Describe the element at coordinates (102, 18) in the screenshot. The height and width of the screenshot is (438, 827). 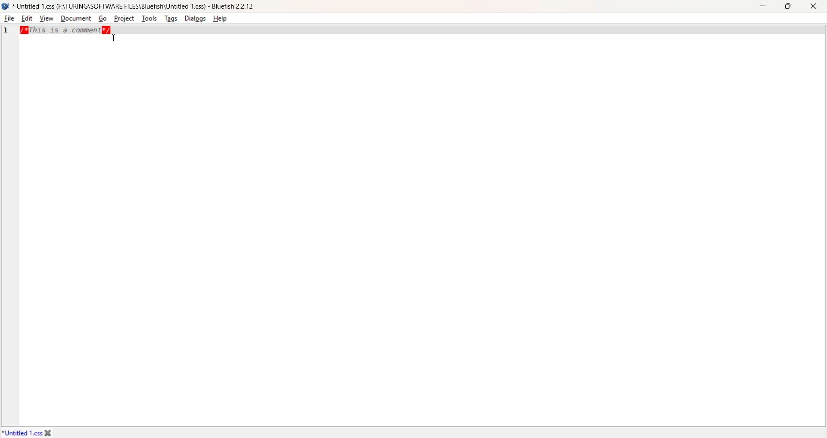
I see `Go` at that location.